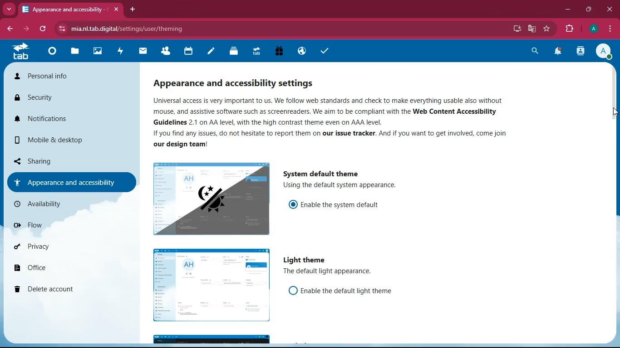 Image resolution: width=620 pixels, height=348 pixels. Describe the element at coordinates (568, 11) in the screenshot. I see `minimize` at that location.